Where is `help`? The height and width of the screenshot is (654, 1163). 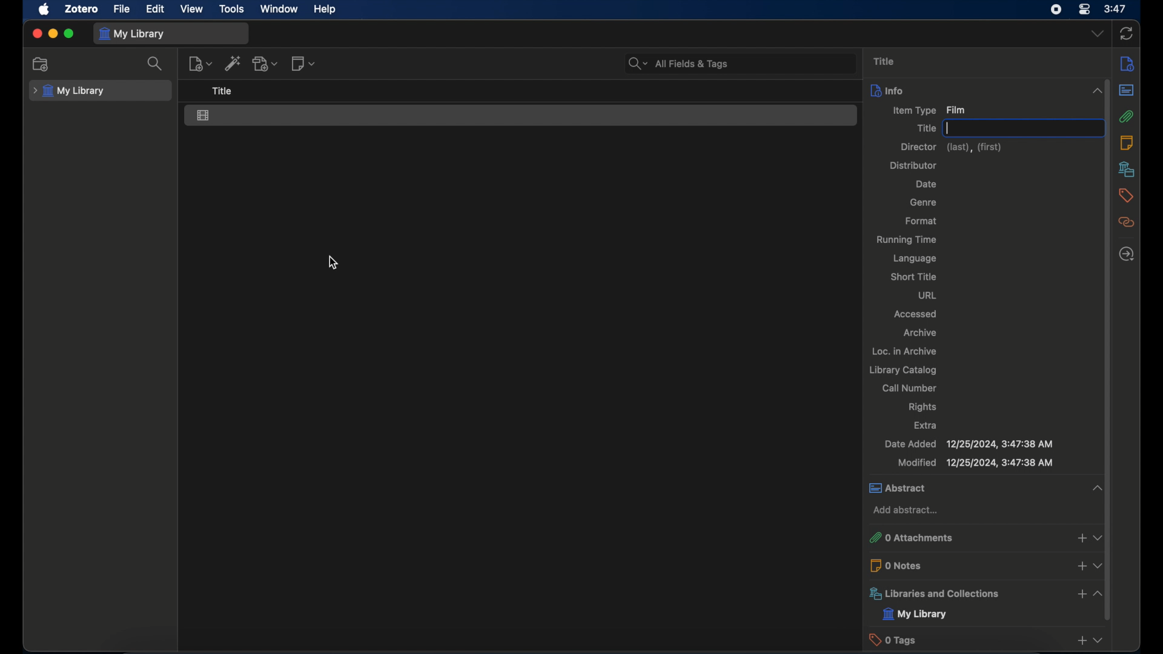 help is located at coordinates (326, 10).